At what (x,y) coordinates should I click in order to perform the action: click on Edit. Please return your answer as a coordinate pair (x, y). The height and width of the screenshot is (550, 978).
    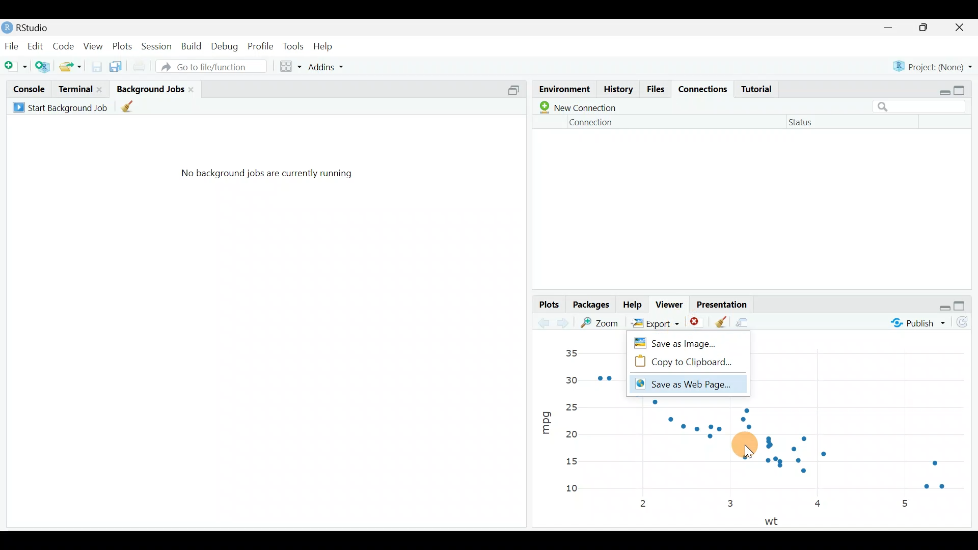
    Looking at the image, I should click on (35, 45).